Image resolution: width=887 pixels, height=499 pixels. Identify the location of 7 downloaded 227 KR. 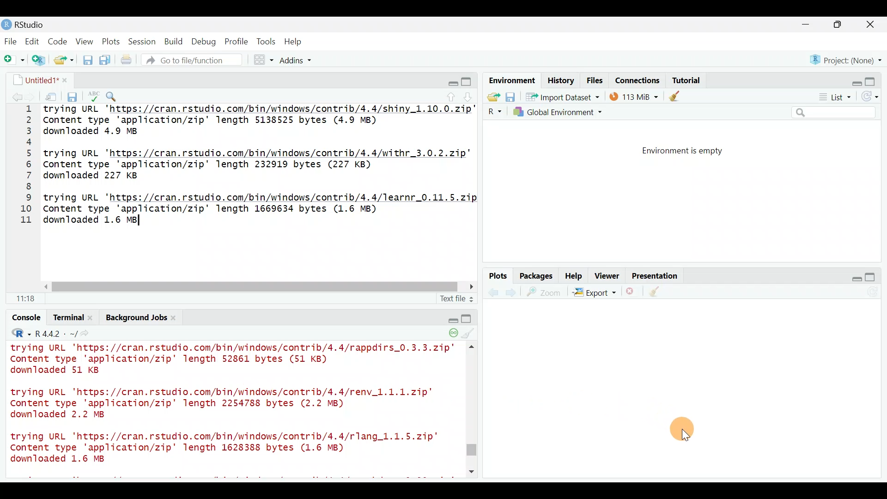
(90, 175).